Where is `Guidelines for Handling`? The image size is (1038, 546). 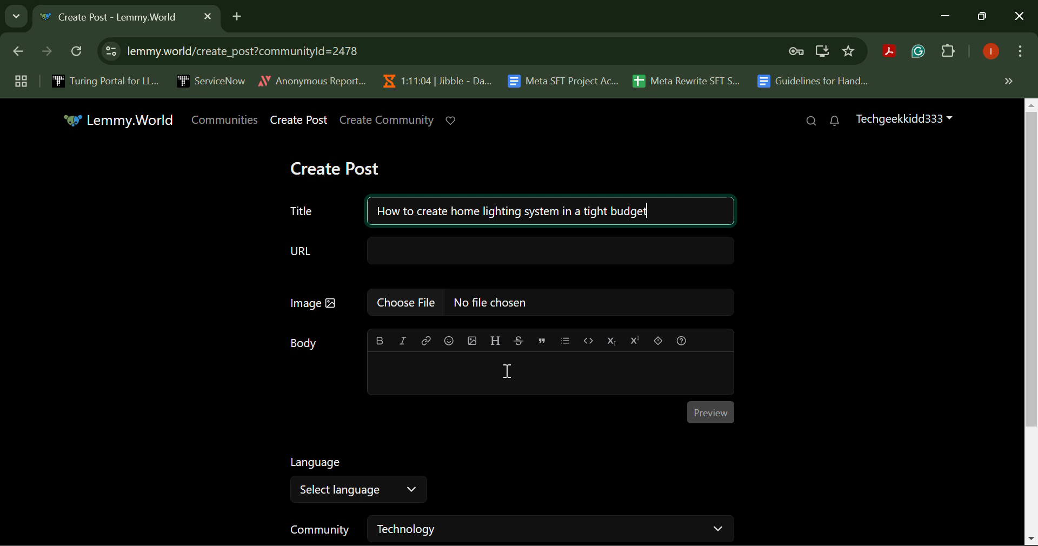 Guidelines for Handling is located at coordinates (814, 81).